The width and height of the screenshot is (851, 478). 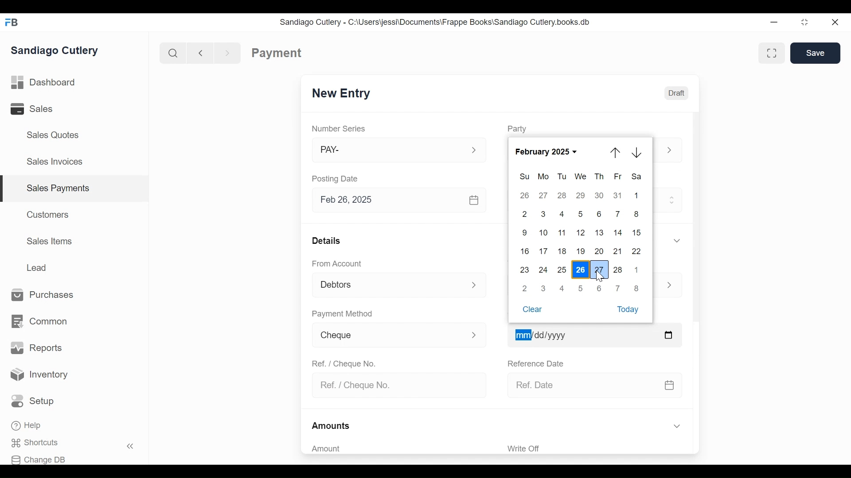 I want to click on Sales Invoices, so click(x=55, y=162).